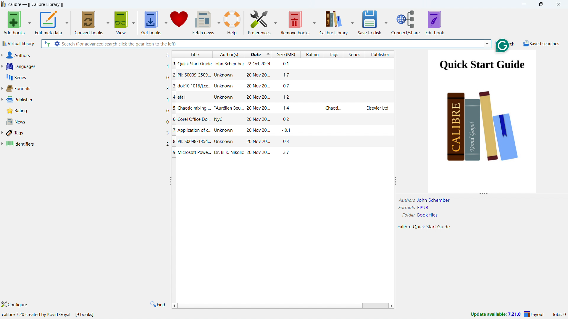 Image resolution: width=568 pixels, height=319 pixels. I want to click on calibre library options, so click(352, 22).